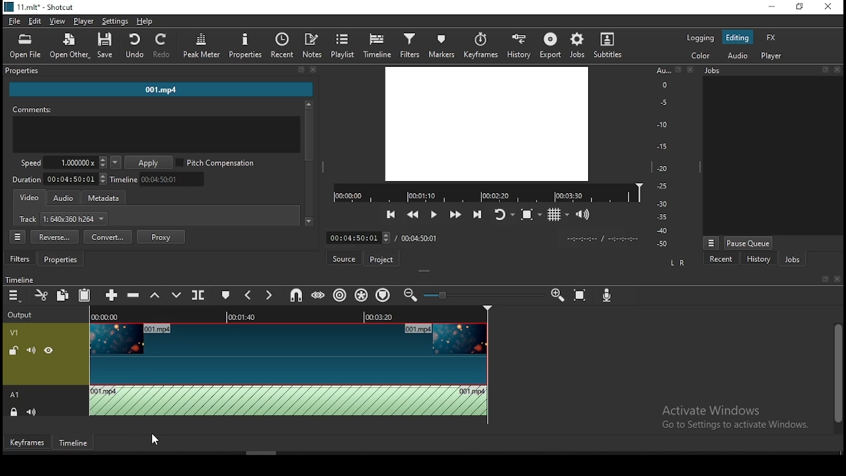  I want to click on editing, so click(737, 37).